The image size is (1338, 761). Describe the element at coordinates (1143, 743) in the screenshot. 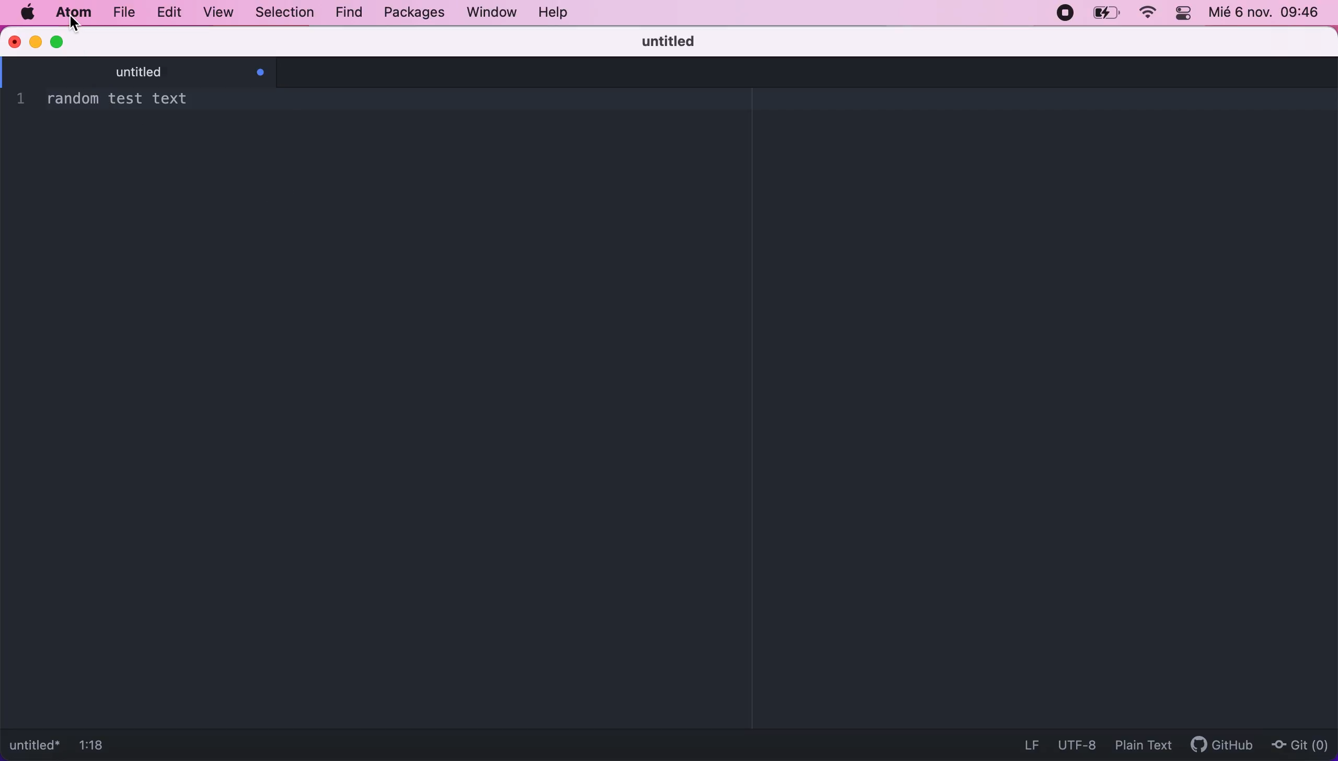

I see `plain text` at that location.